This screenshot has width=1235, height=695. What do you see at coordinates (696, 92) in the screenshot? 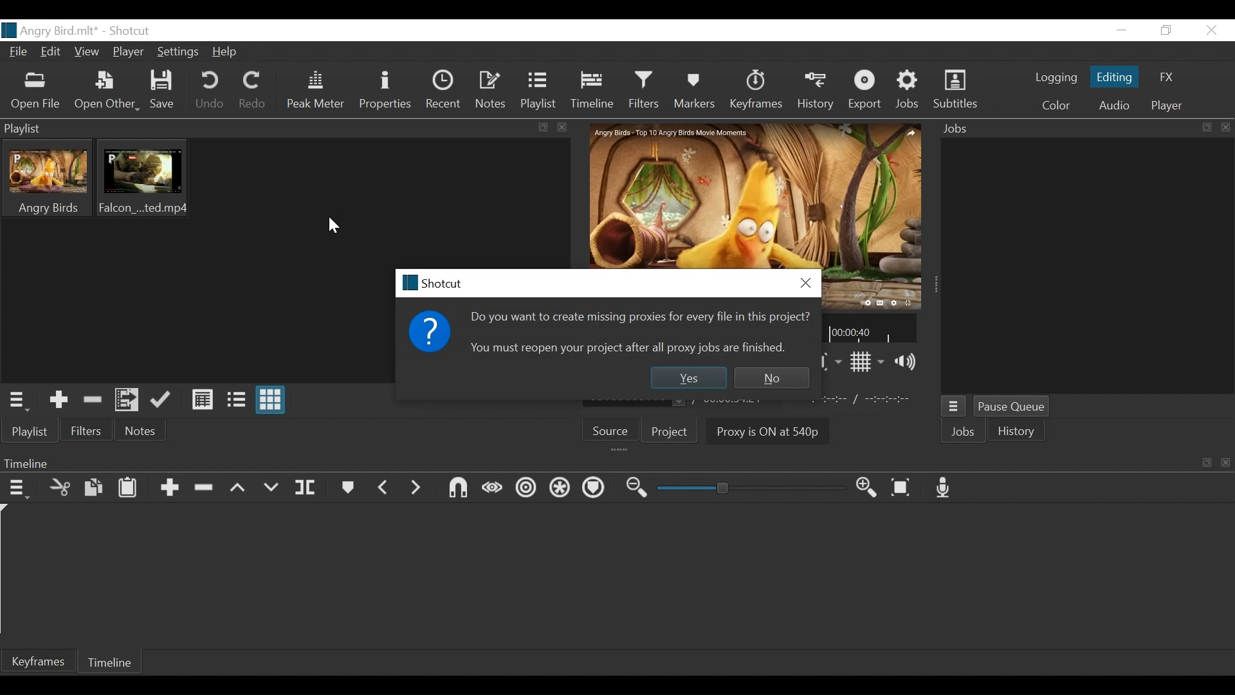
I see `Markers` at bounding box center [696, 92].